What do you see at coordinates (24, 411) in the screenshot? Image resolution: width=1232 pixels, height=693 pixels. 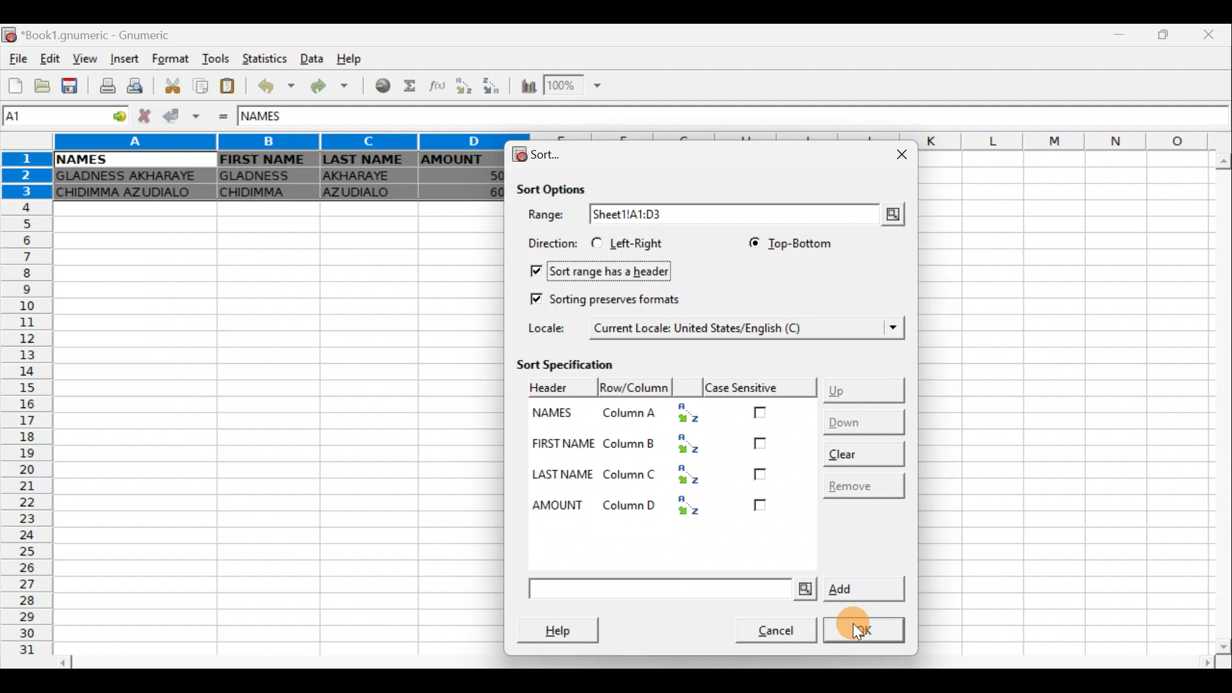 I see `Rows` at bounding box center [24, 411].